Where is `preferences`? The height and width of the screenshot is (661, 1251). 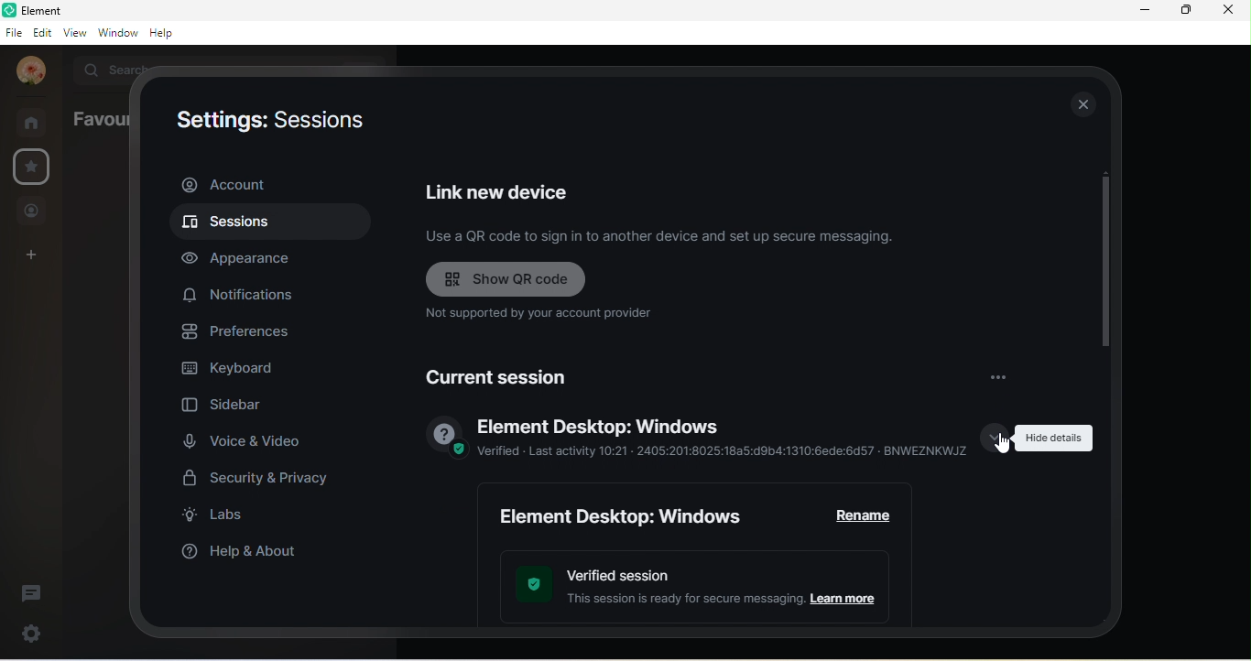
preferences is located at coordinates (245, 333).